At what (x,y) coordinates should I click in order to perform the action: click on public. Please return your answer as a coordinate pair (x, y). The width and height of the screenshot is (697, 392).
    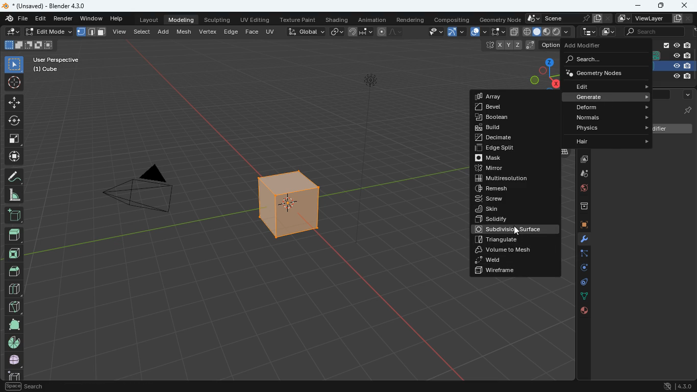
    Looking at the image, I should click on (585, 312).